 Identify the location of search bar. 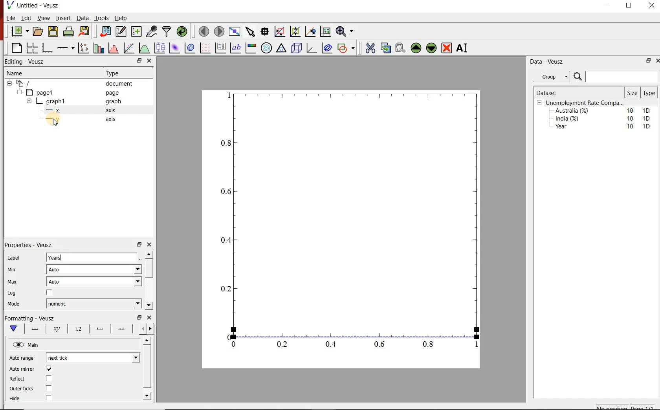
(615, 77).